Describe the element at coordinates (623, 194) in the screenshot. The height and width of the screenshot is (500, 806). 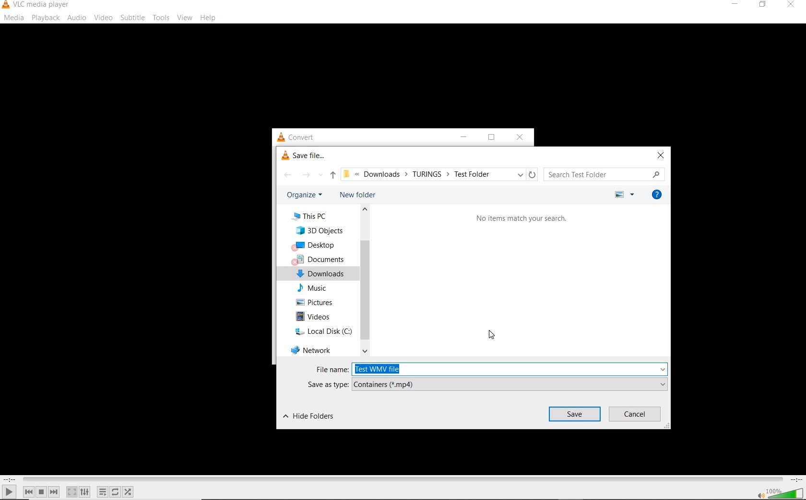
I see `more options` at that location.